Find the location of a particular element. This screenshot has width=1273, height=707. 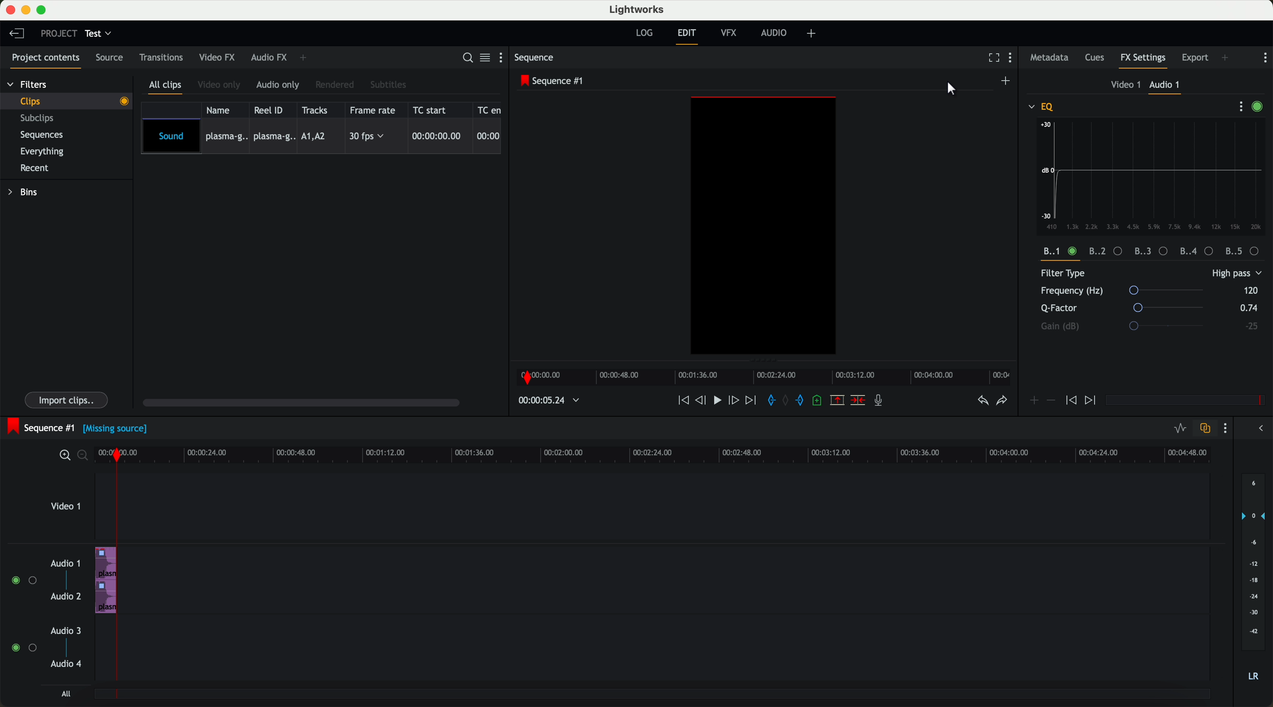

sequence is located at coordinates (537, 59).